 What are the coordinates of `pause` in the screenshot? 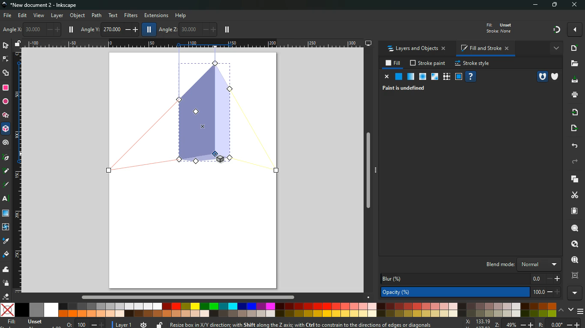 It's located at (148, 29).